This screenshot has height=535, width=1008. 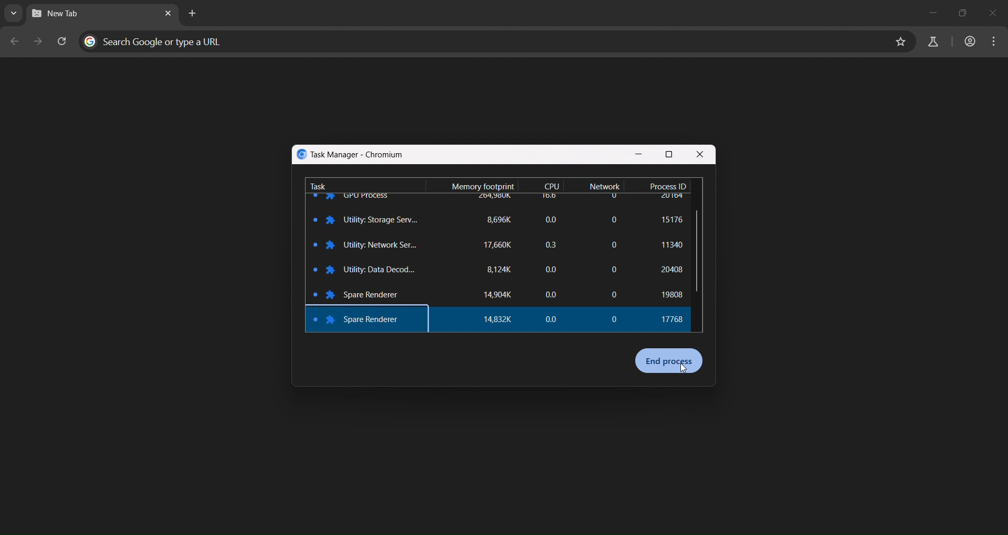 I want to click on 14,832K, so click(x=506, y=320).